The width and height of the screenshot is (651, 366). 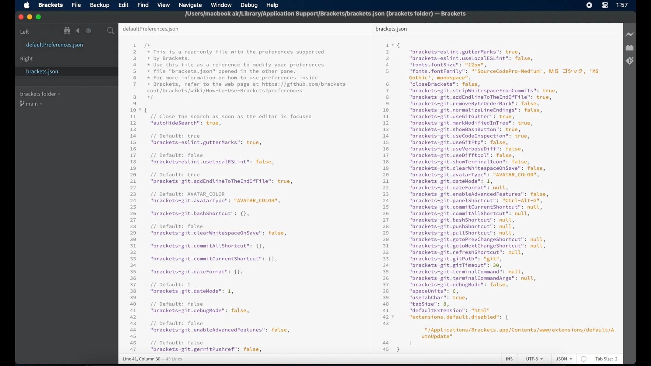 I want to click on search icon, so click(x=112, y=31).